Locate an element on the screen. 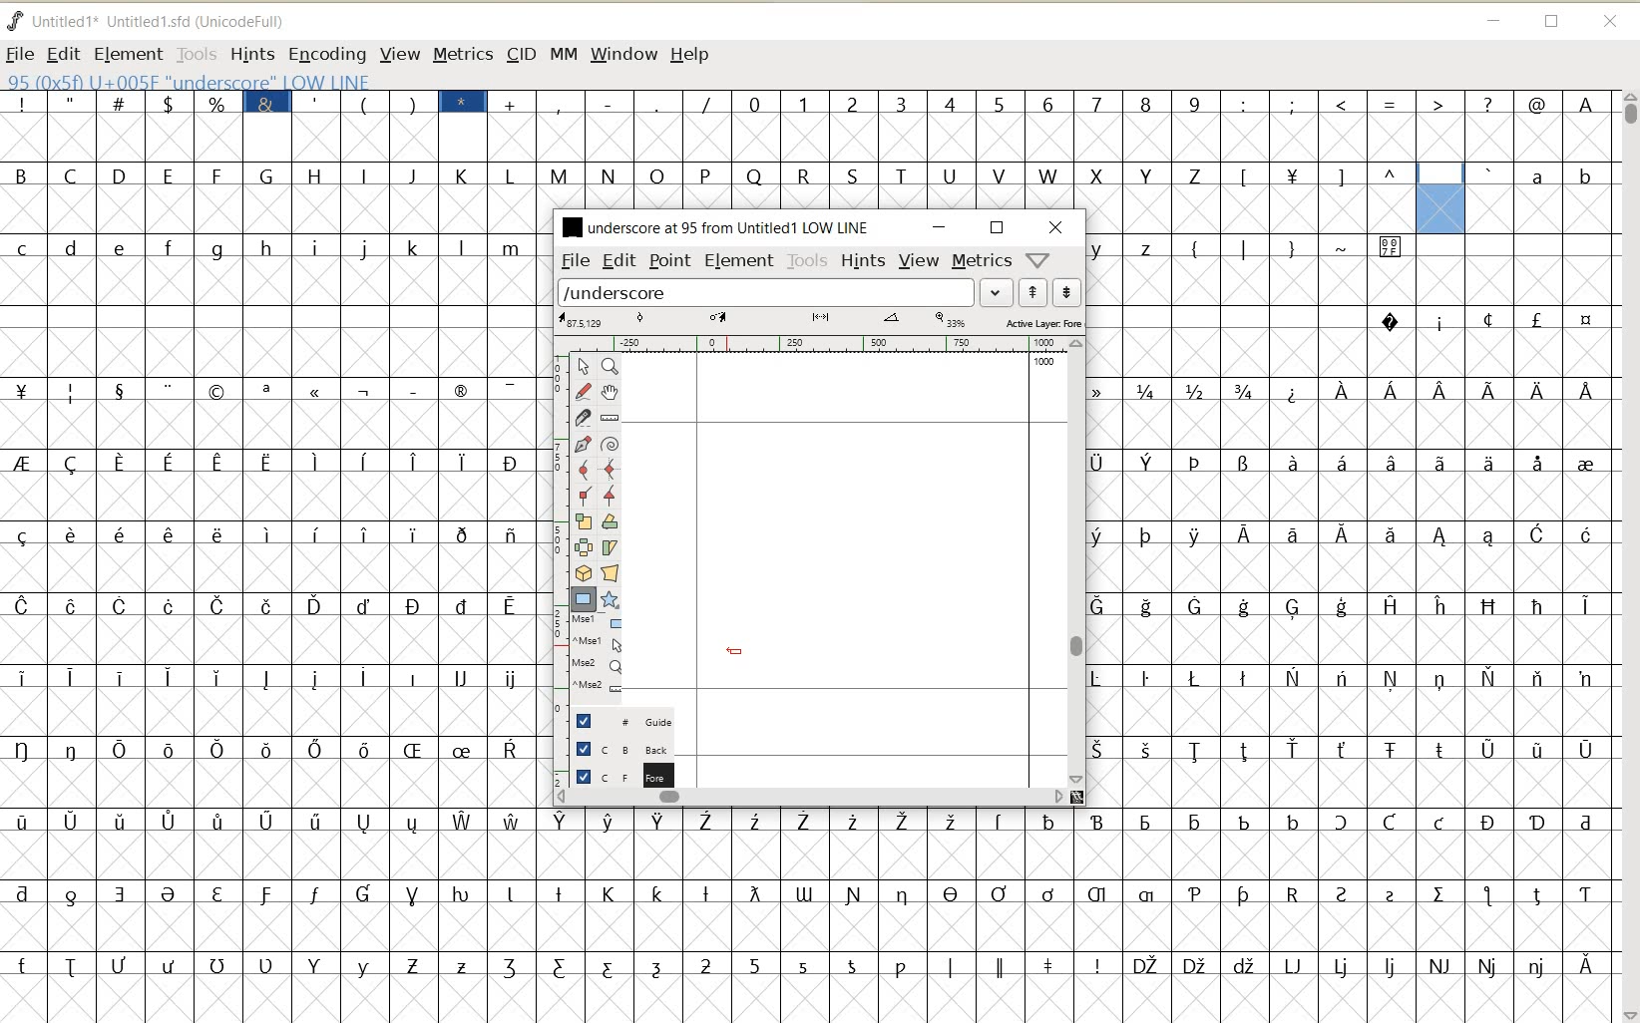 Image resolution: width=1640 pixels, height=1023 pixels. CLOSE is located at coordinates (1056, 227).